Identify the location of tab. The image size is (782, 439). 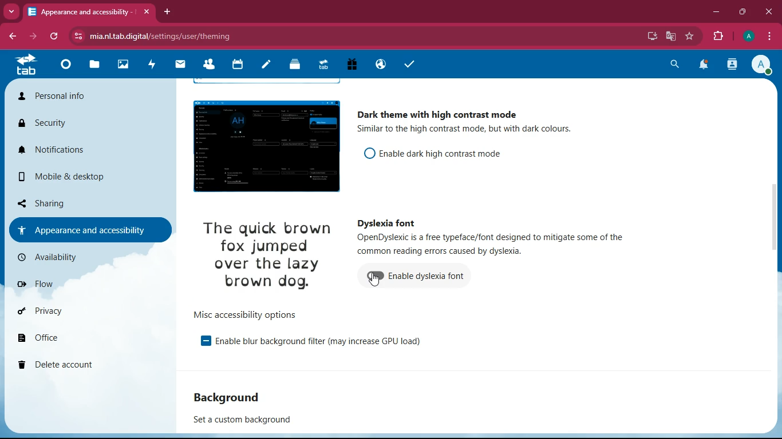
(89, 13).